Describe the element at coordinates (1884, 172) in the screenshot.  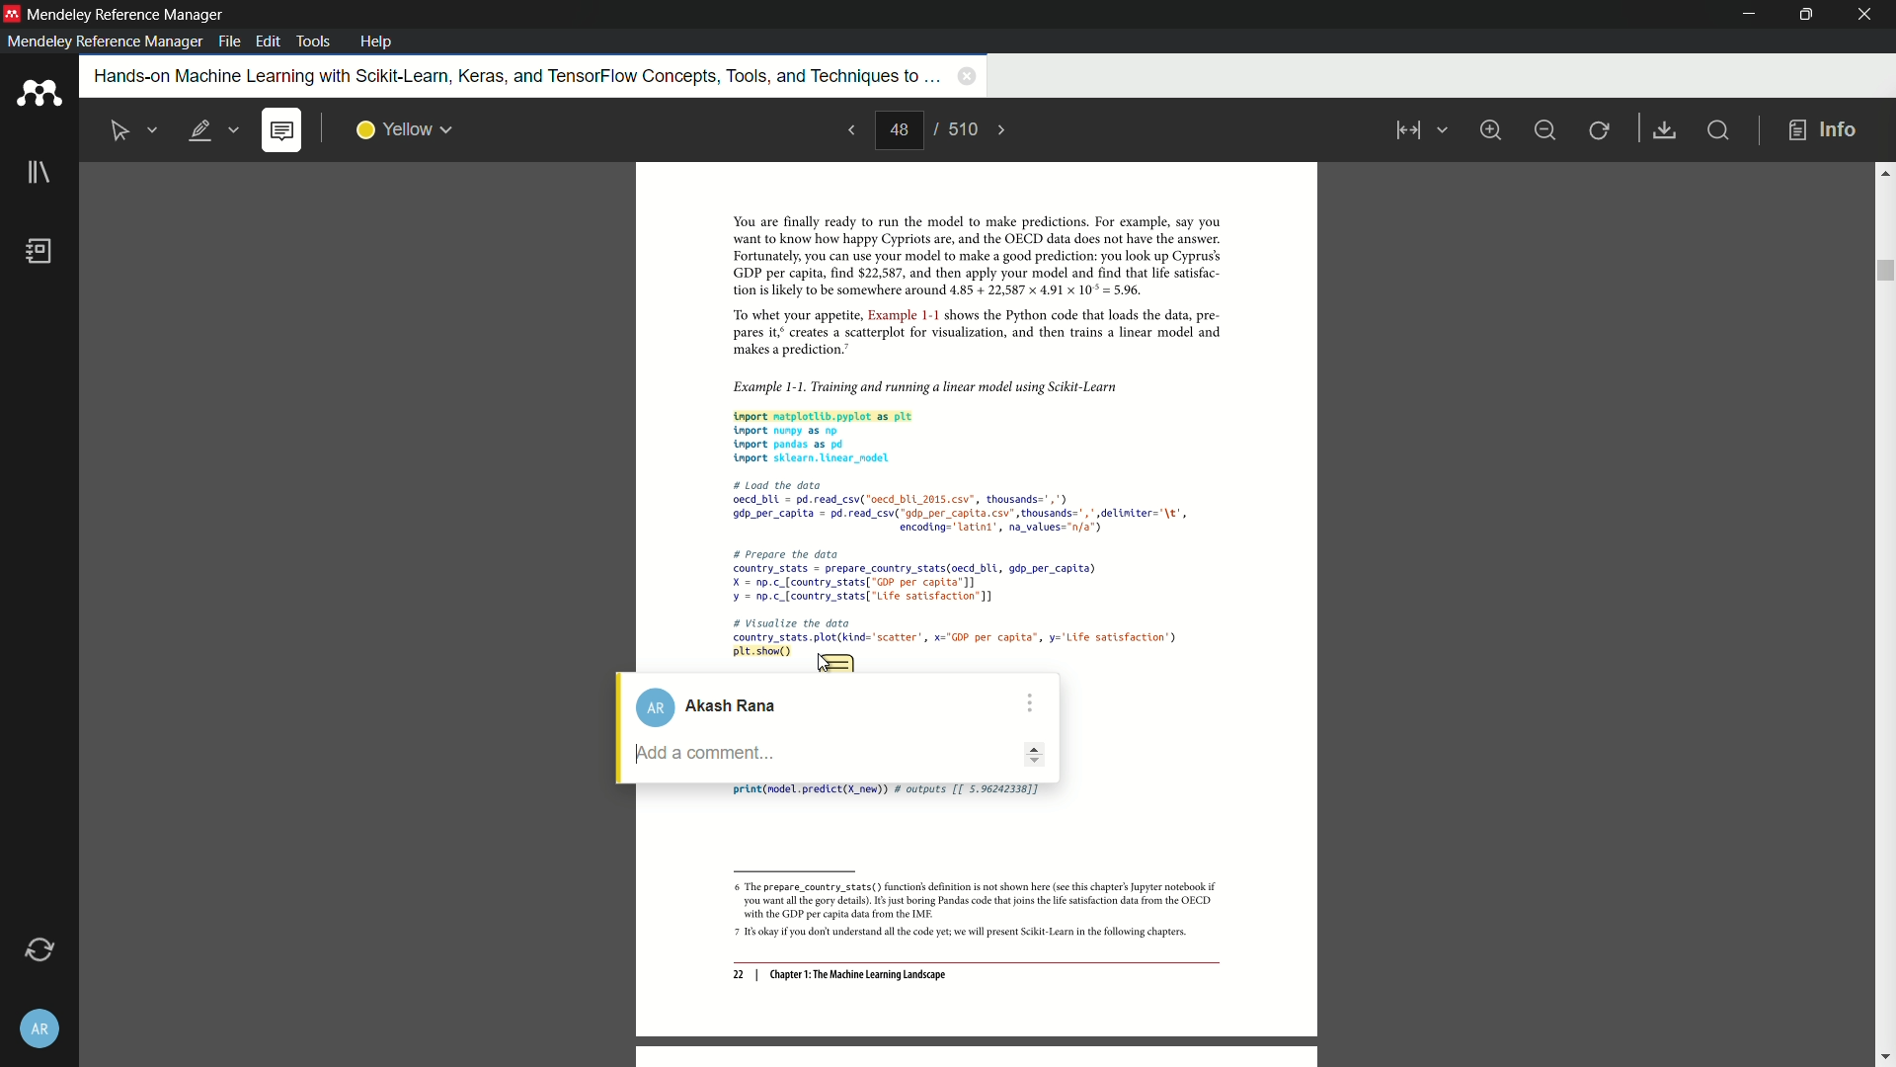
I see `scroll up` at that location.